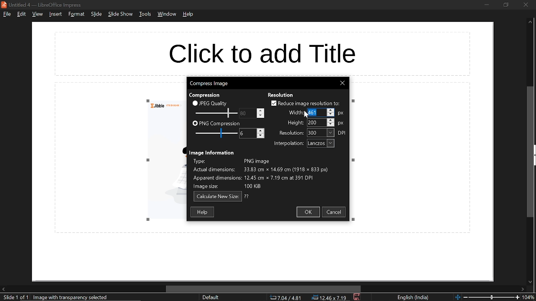  Describe the element at coordinates (214, 103) in the screenshot. I see `JPEG quality` at that location.